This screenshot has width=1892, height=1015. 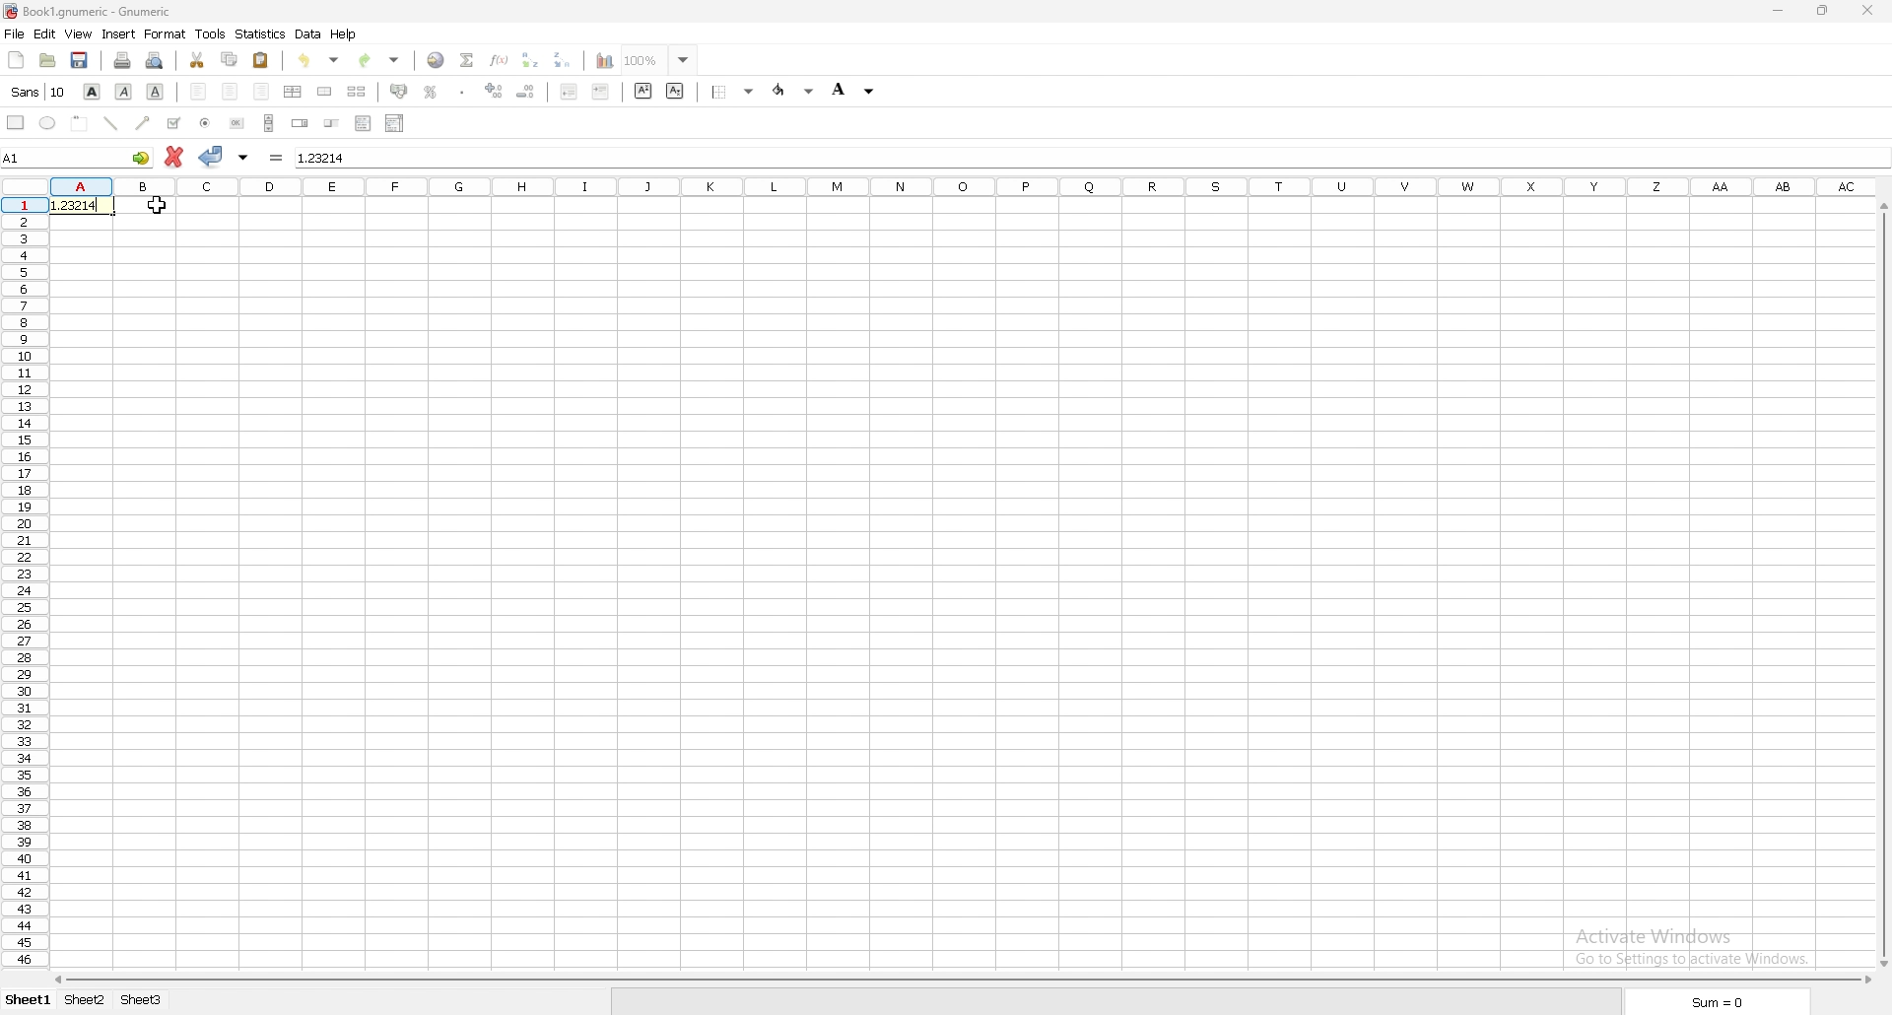 I want to click on redo, so click(x=383, y=60).